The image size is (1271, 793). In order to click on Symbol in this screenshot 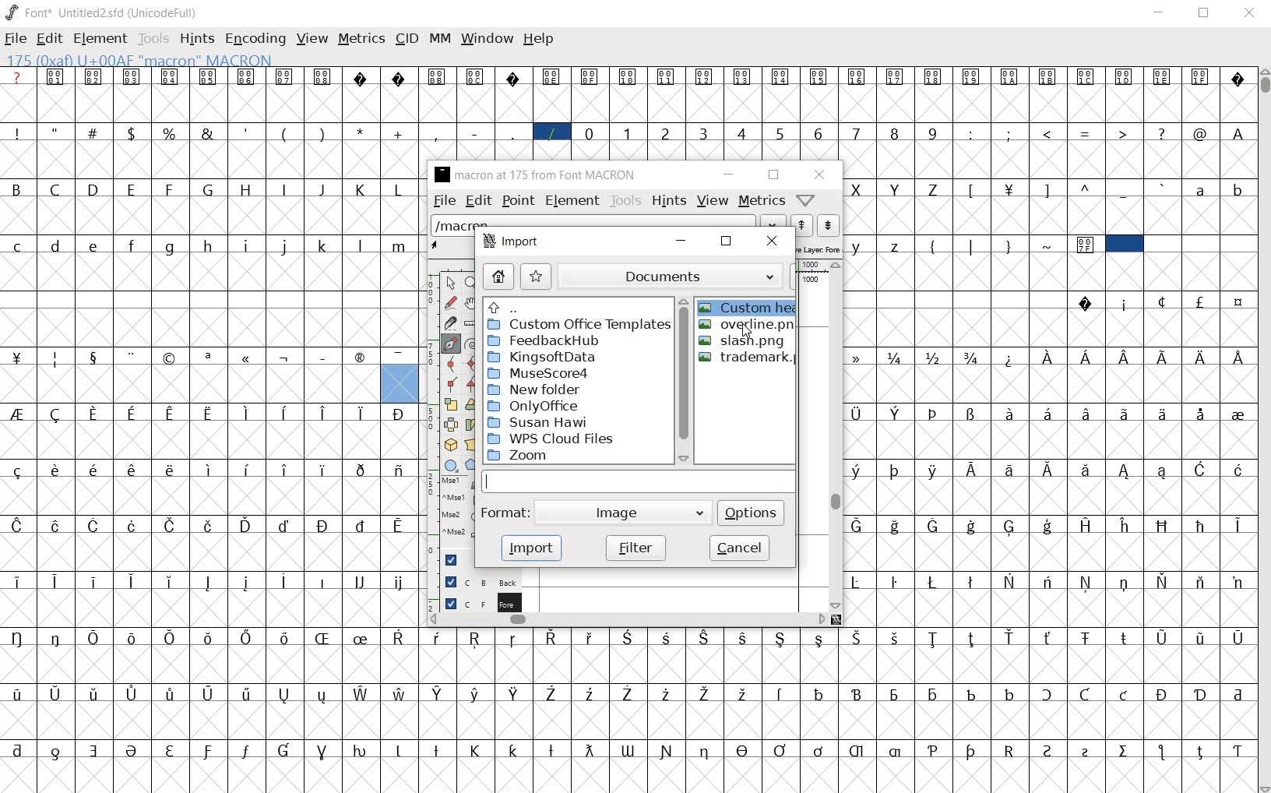, I will do `click(286, 471)`.